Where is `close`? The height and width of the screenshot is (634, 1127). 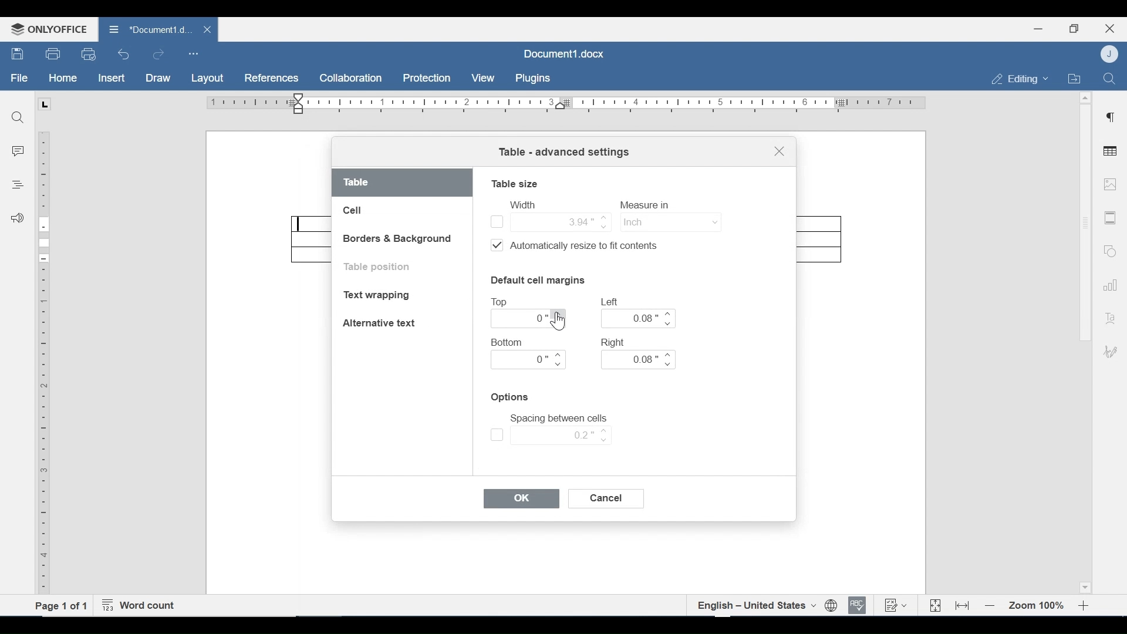 close is located at coordinates (209, 29).